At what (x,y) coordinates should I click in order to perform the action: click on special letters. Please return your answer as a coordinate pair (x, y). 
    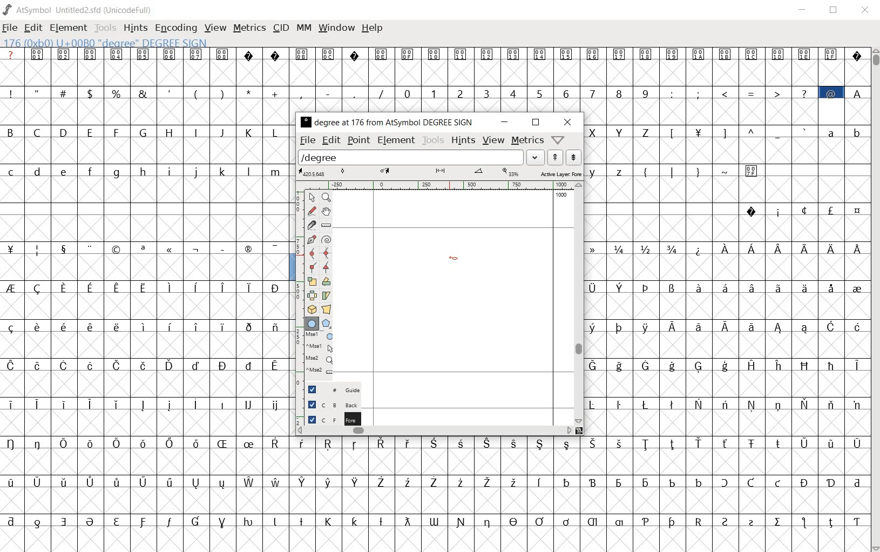
    Looking at the image, I should click on (725, 365).